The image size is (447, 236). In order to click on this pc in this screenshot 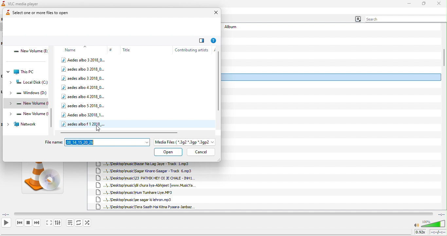, I will do `click(21, 72)`.